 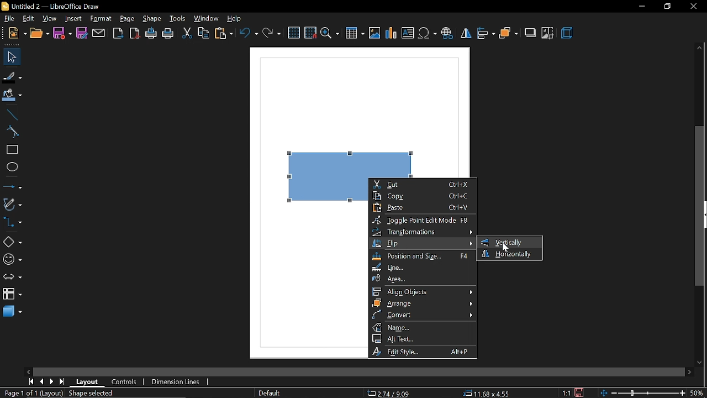 I want to click on line, so click(x=422, y=268).